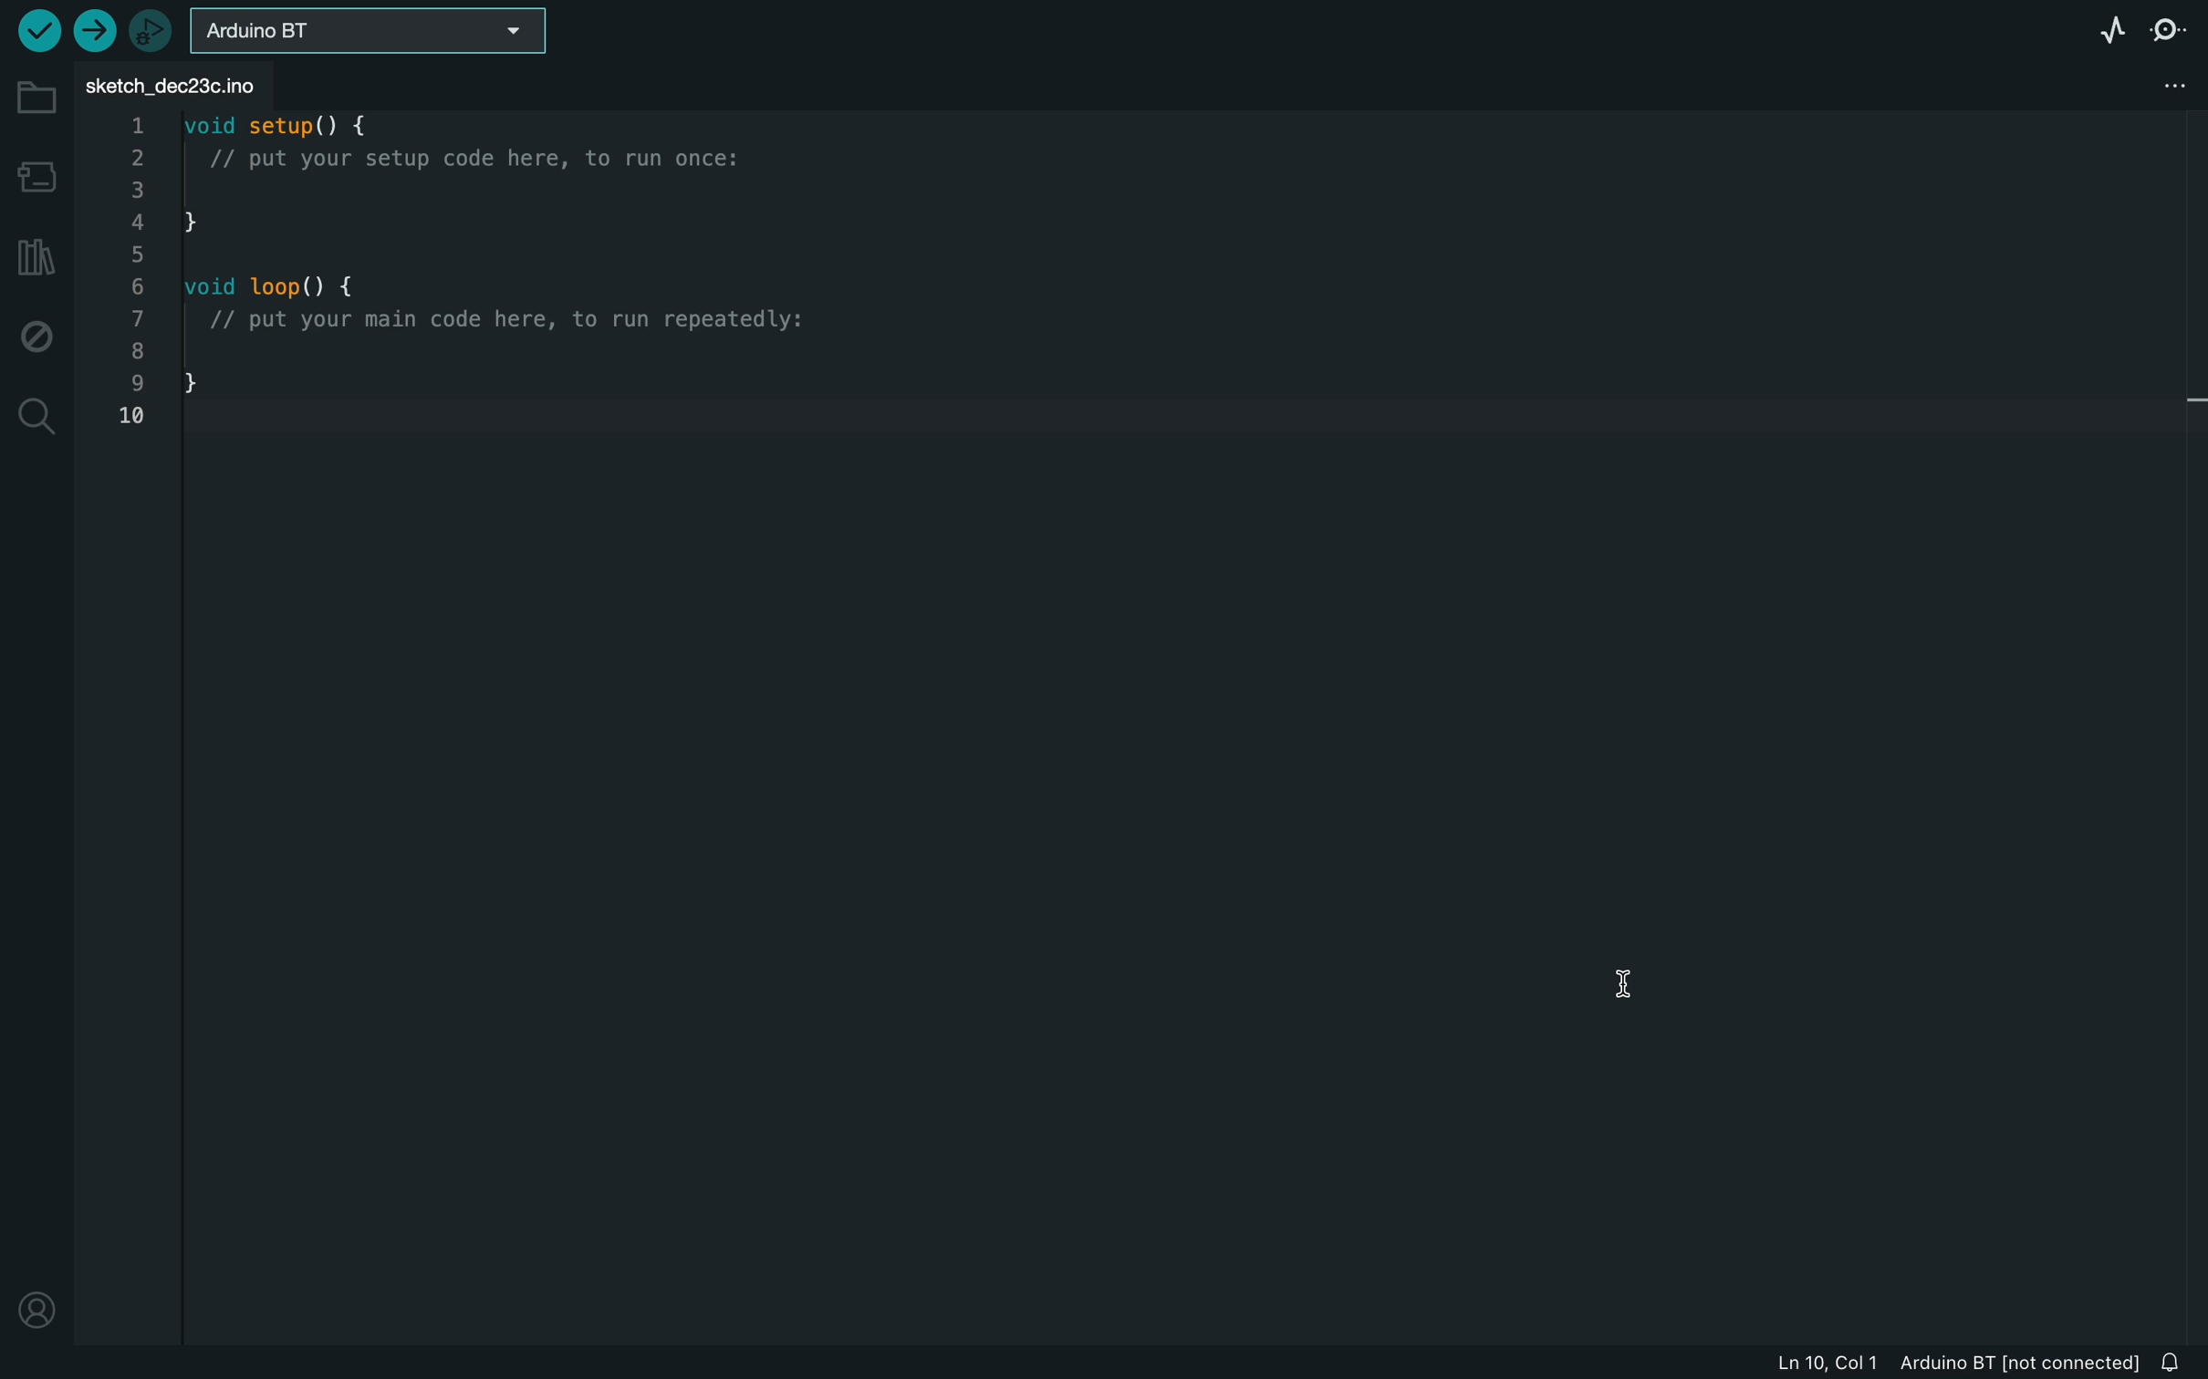 This screenshot has width=2208, height=1379. What do you see at coordinates (476, 278) in the screenshot?
I see `code` at bounding box center [476, 278].